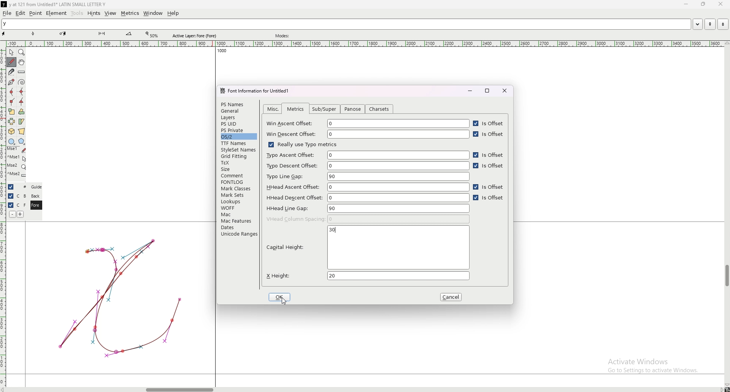 This screenshot has width=730, height=392. Describe the element at coordinates (489, 199) in the screenshot. I see `is offset` at that location.